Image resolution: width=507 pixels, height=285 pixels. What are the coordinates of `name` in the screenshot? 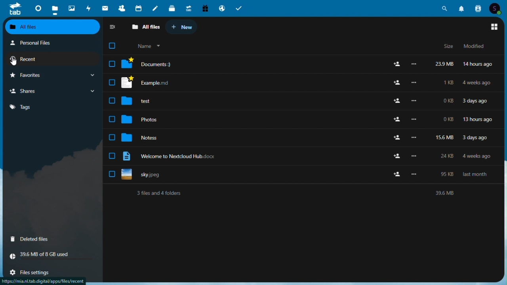 It's located at (151, 45).